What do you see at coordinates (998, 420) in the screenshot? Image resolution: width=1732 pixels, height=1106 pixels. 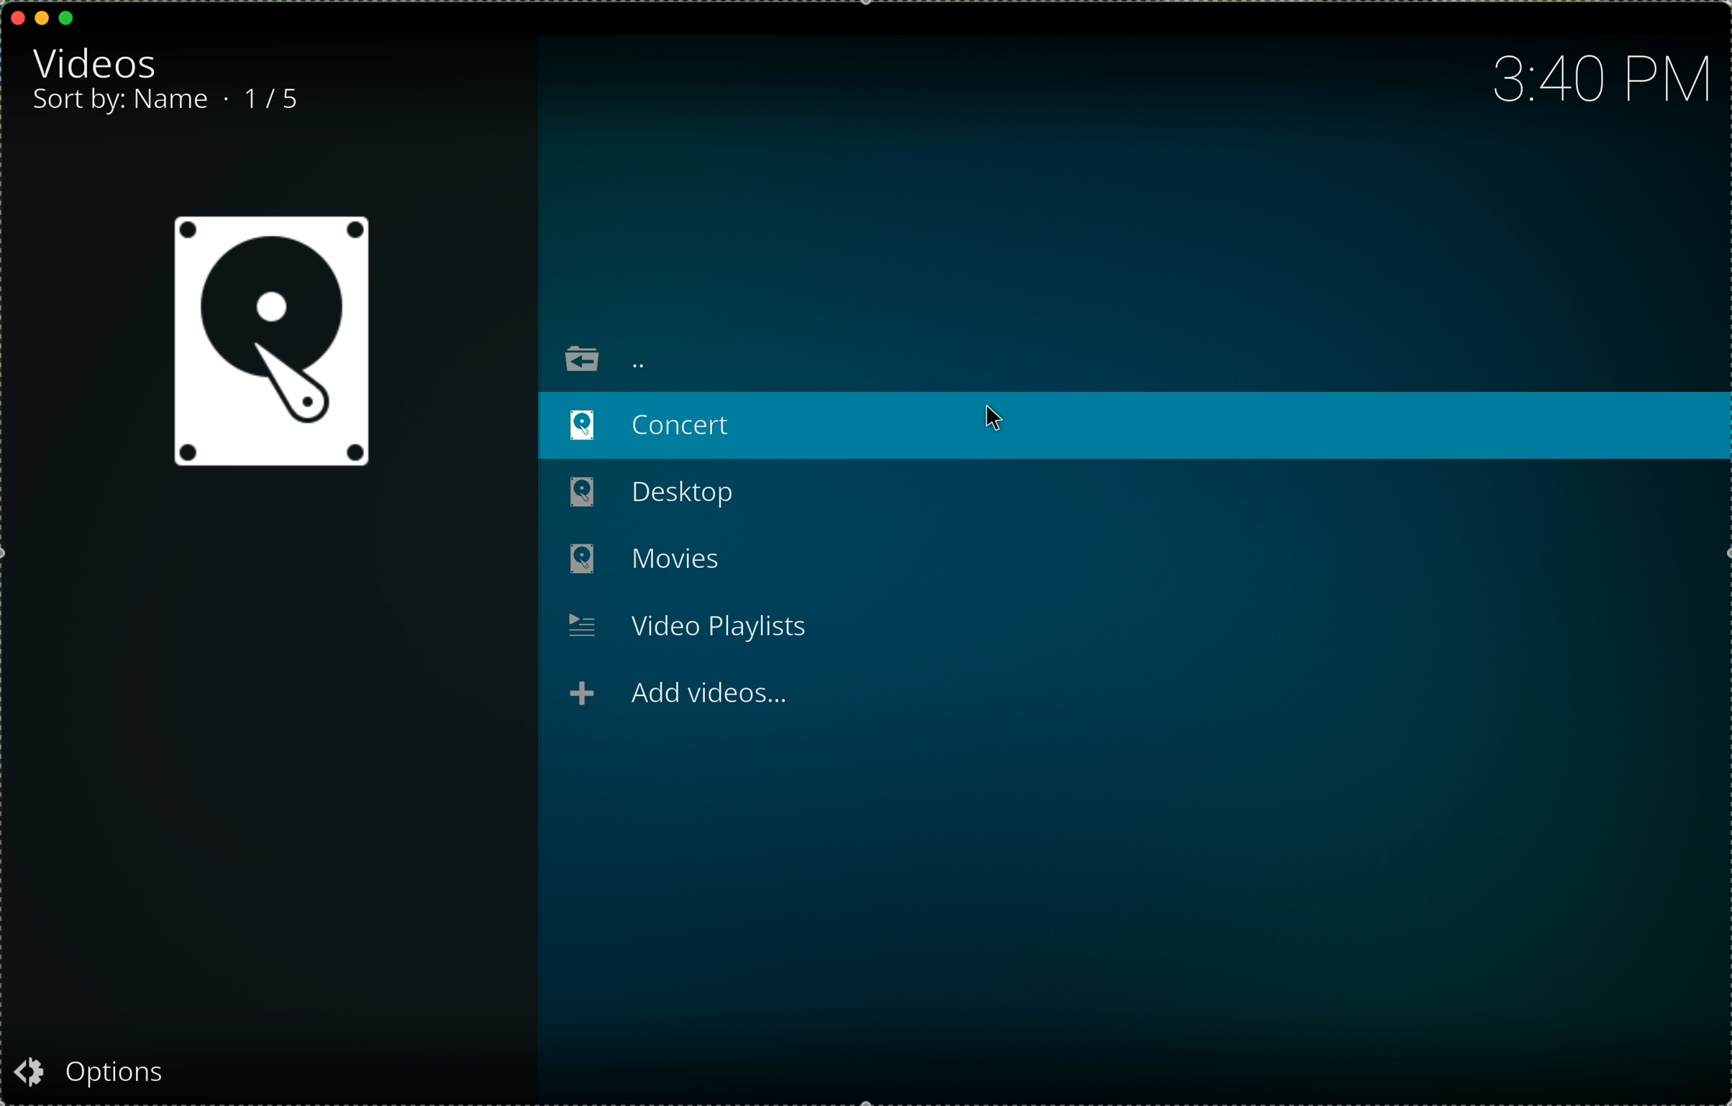 I see `cursor` at bounding box center [998, 420].